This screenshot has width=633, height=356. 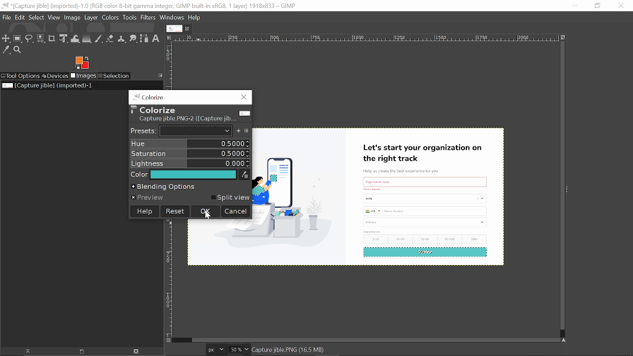 I want to click on image name, so click(x=311, y=350).